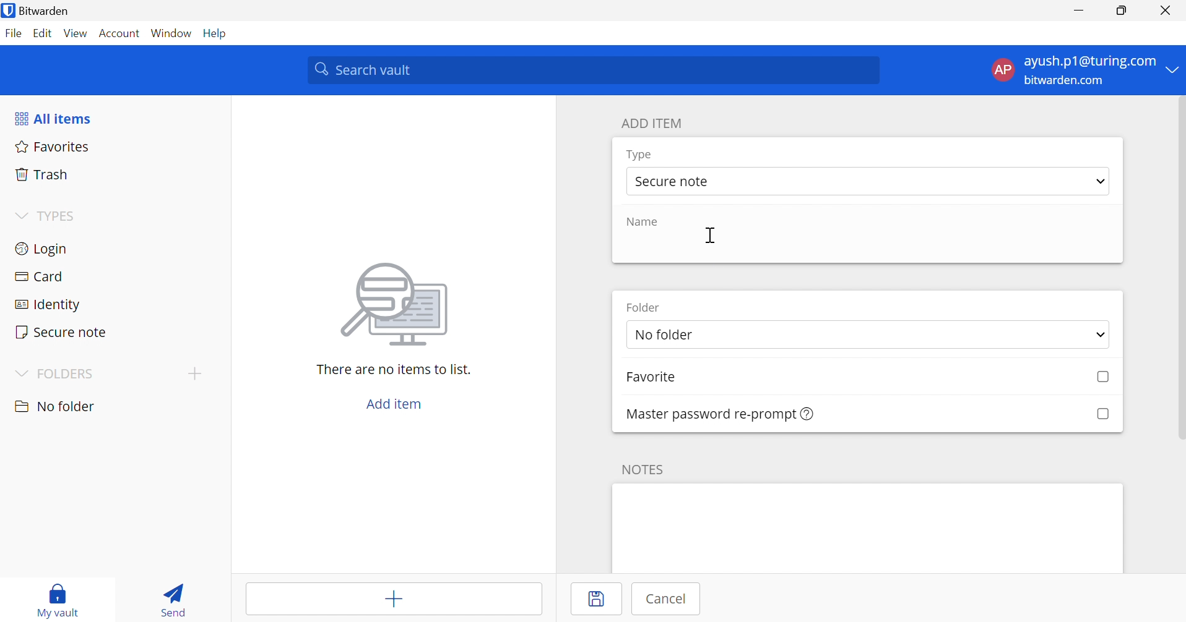  Describe the element at coordinates (1101, 182) in the screenshot. I see `Drop Down` at that location.